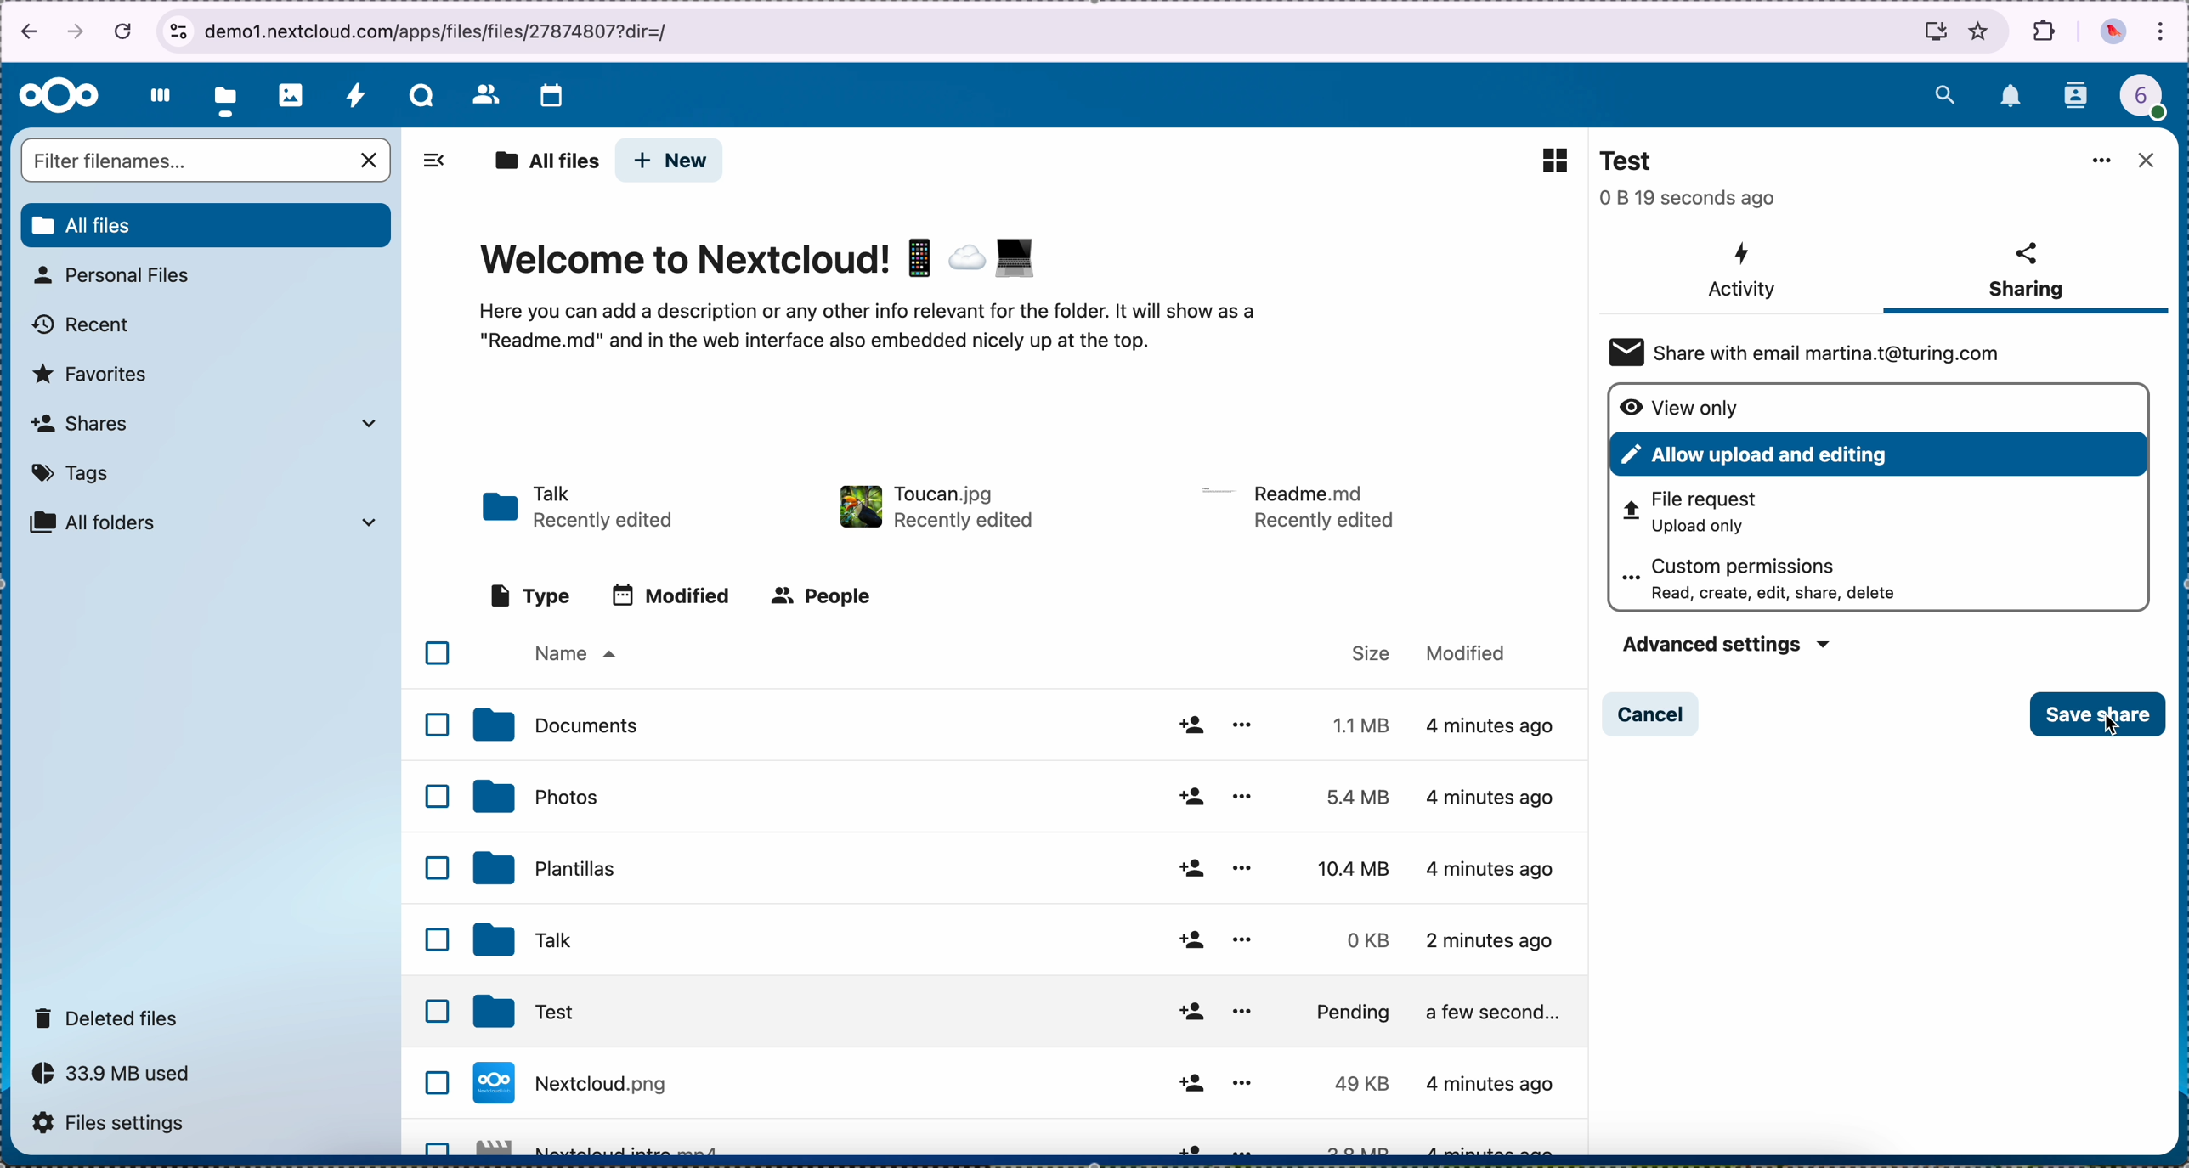 Image resolution: width=2189 pixels, height=1168 pixels. What do you see at coordinates (1684, 406) in the screenshot?
I see `view only` at bounding box center [1684, 406].